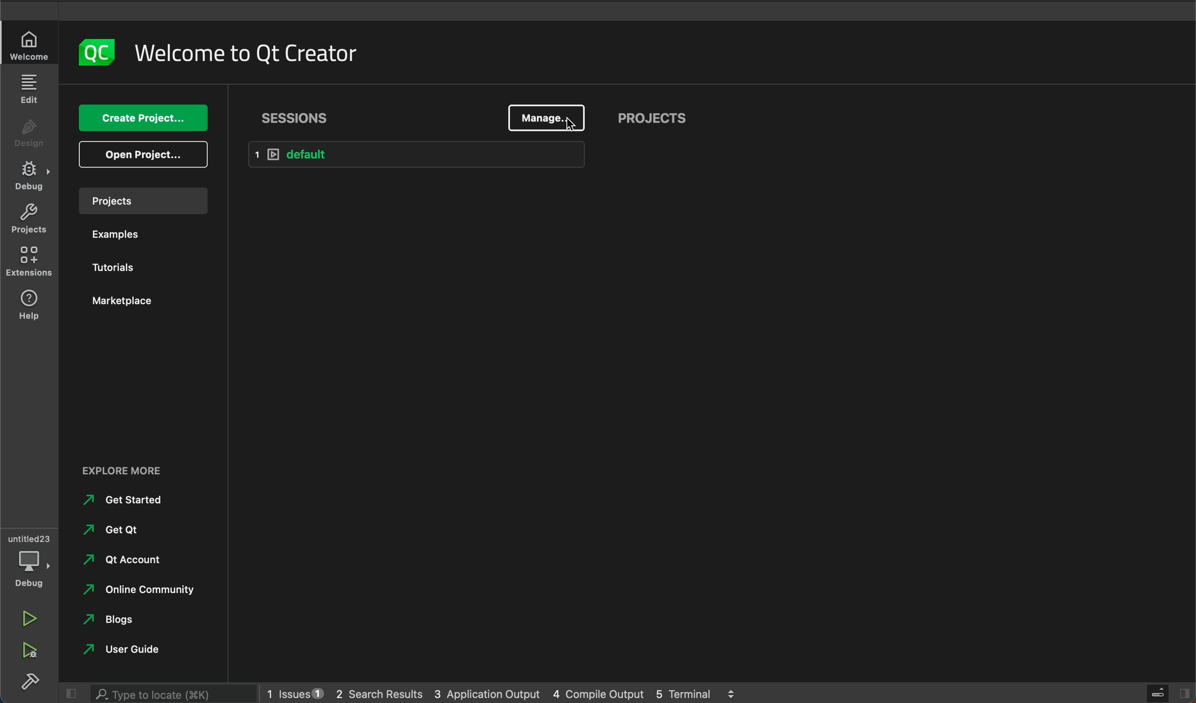 The height and width of the screenshot is (703, 1196). Describe the element at coordinates (126, 649) in the screenshot. I see `user guide` at that location.